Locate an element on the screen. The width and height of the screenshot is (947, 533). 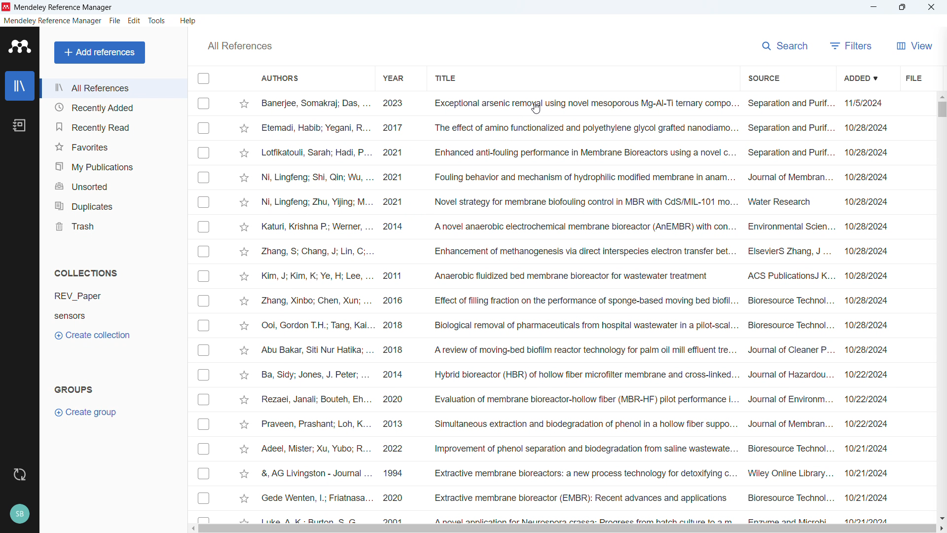
all references is located at coordinates (239, 46).